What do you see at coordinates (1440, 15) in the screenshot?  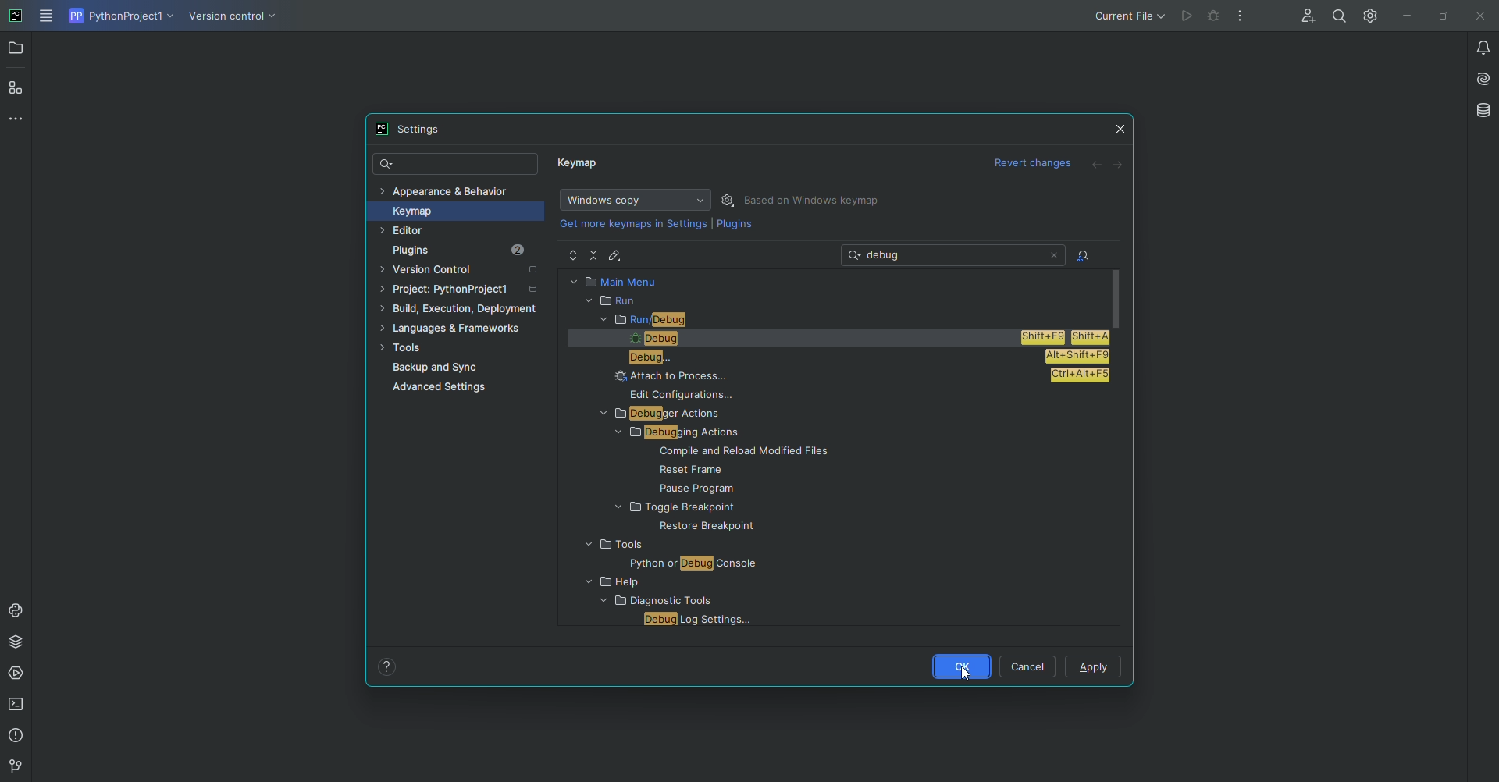 I see `Restore` at bounding box center [1440, 15].